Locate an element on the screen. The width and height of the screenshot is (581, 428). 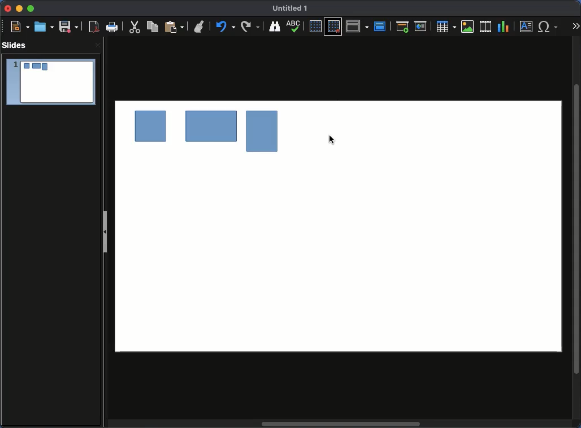
Textbox is located at coordinates (526, 27).